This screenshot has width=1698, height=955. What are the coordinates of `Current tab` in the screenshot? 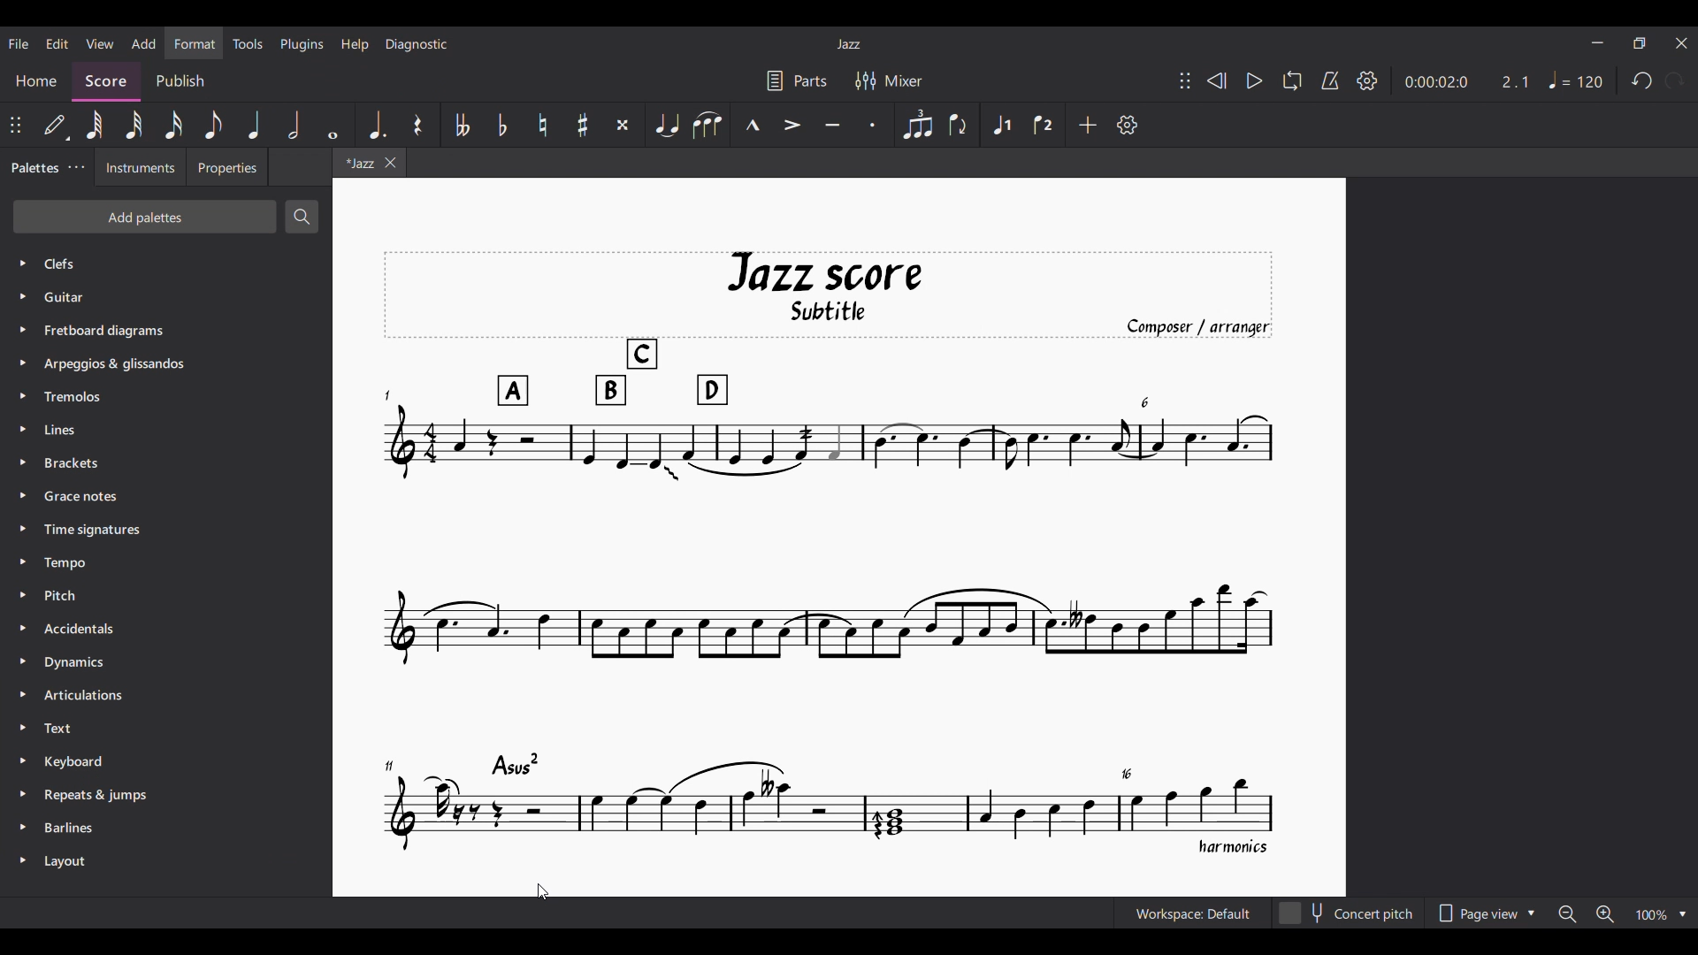 It's located at (356, 162).